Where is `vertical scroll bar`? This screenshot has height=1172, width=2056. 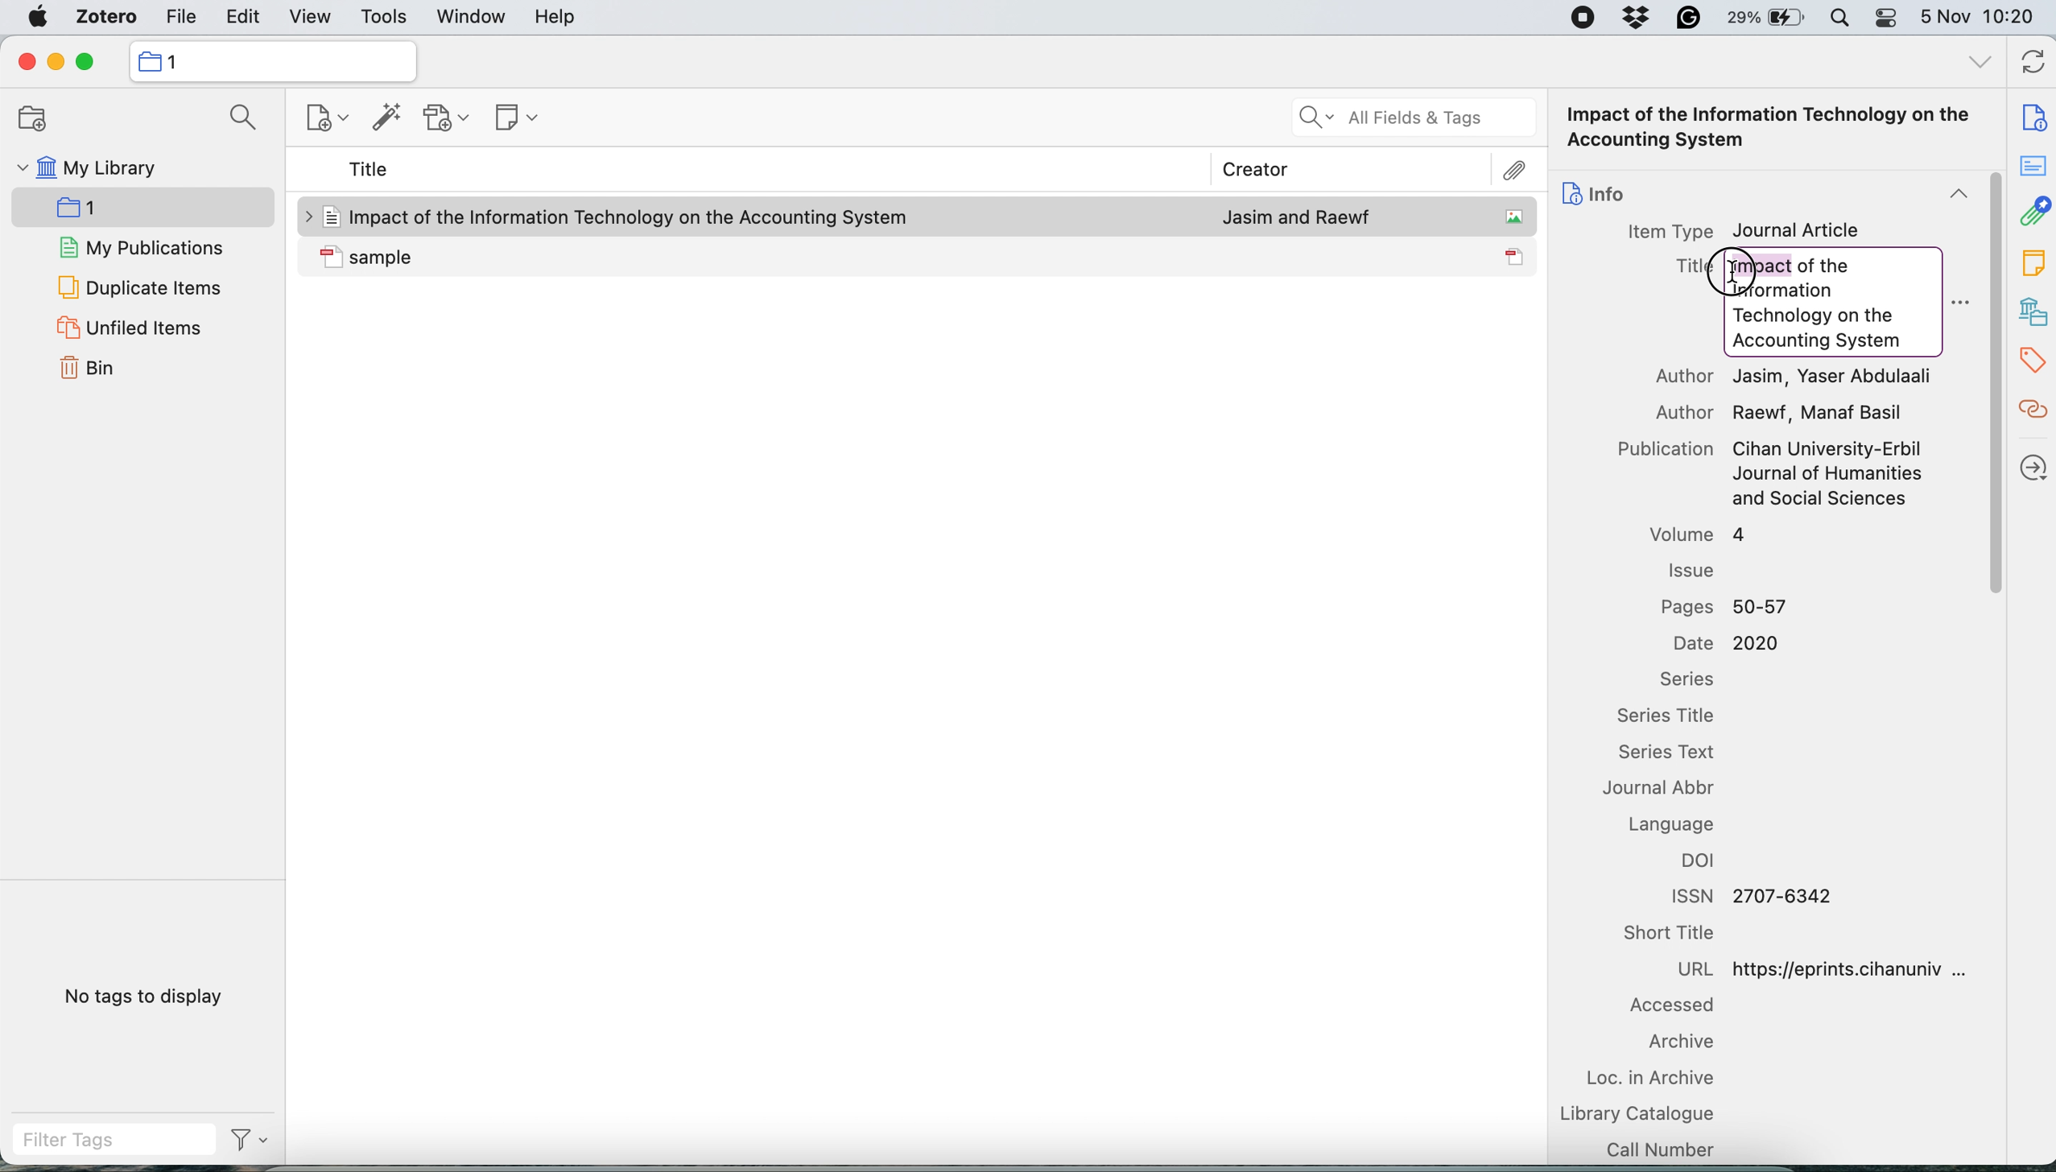
vertical scroll bar is located at coordinates (1991, 384).